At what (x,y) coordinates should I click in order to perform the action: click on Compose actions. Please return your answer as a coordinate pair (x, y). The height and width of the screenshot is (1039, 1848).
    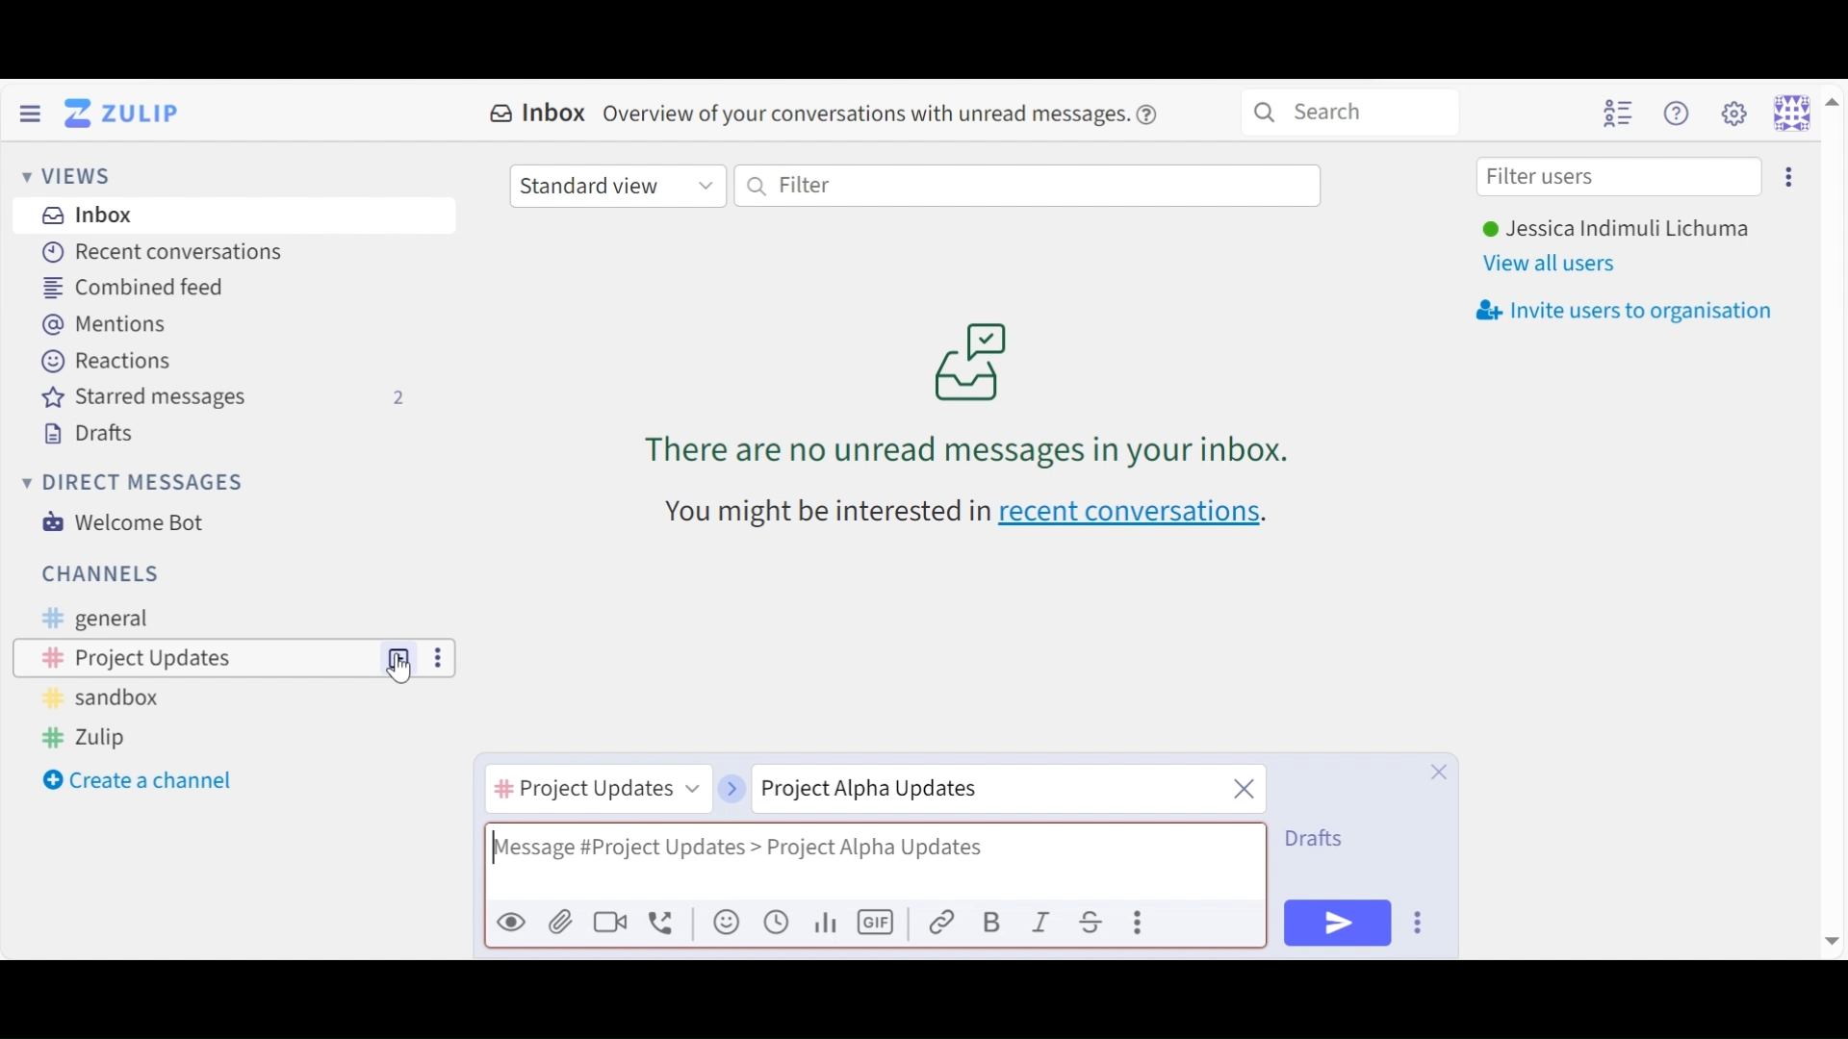
    Looking at the image, I should click on (1140, 922).